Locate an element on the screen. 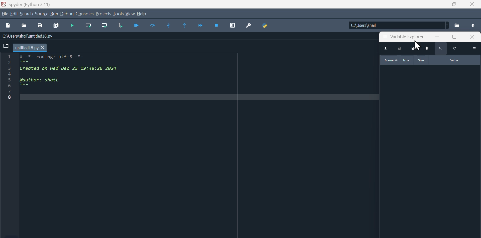  Debugging is located at coordinates (73, 26).